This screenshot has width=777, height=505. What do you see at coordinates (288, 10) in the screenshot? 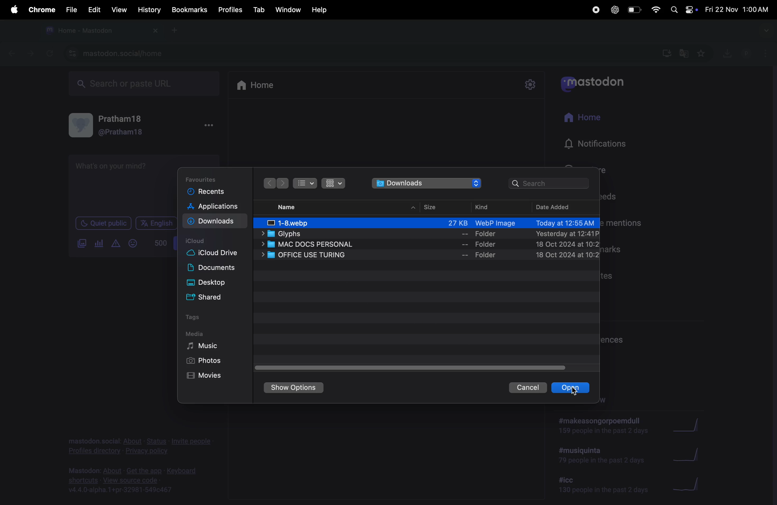
I see `window` at bounding box center [288, 10].